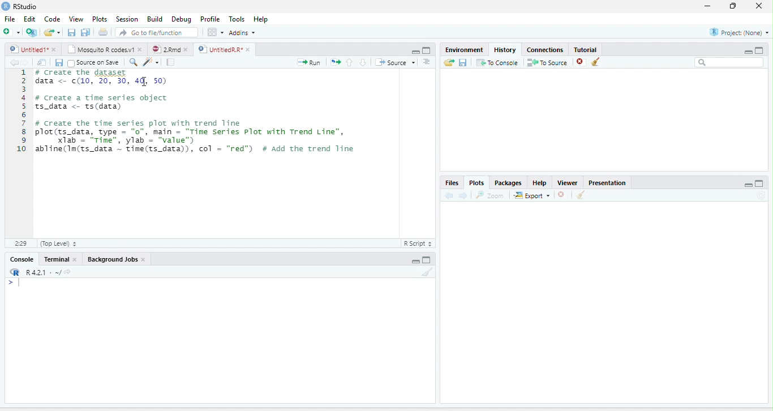 This screenshot has width=773, height=411. I want to click on Tools, so click(236, 19).